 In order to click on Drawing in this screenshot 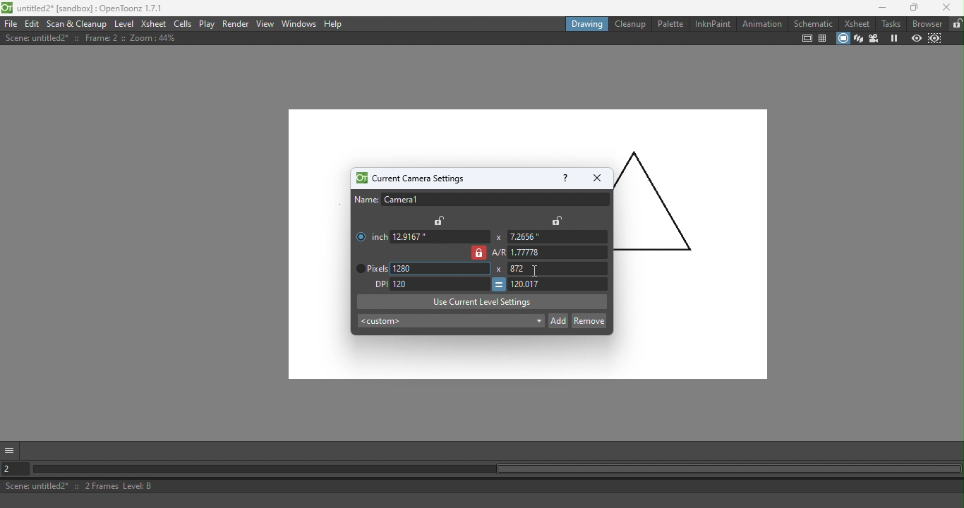, I will do `click(585, 23)`.